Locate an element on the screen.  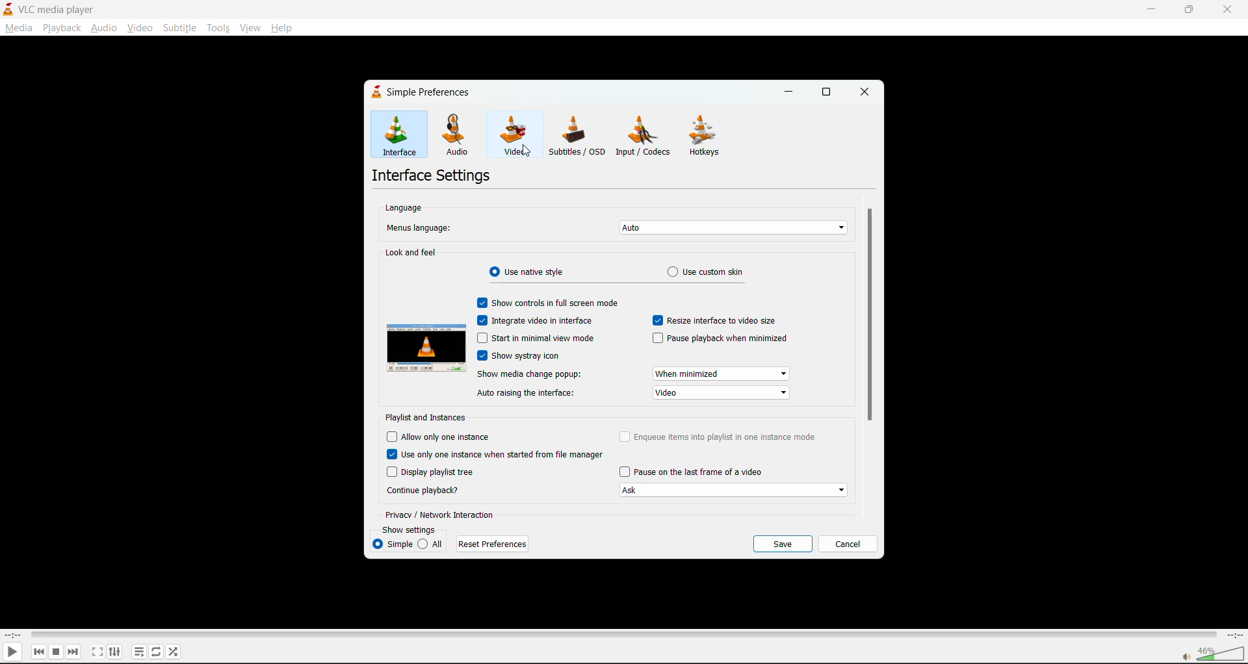
preview is located at coordinates (427, 347).